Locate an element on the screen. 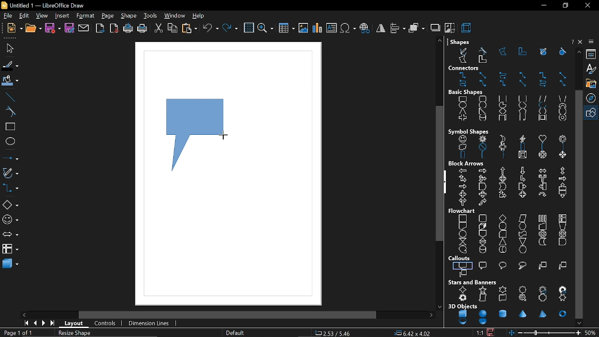 Image resolution: width=599 pixels, height=337 pixels. right angle triangle is located at coordinates (482, 111).